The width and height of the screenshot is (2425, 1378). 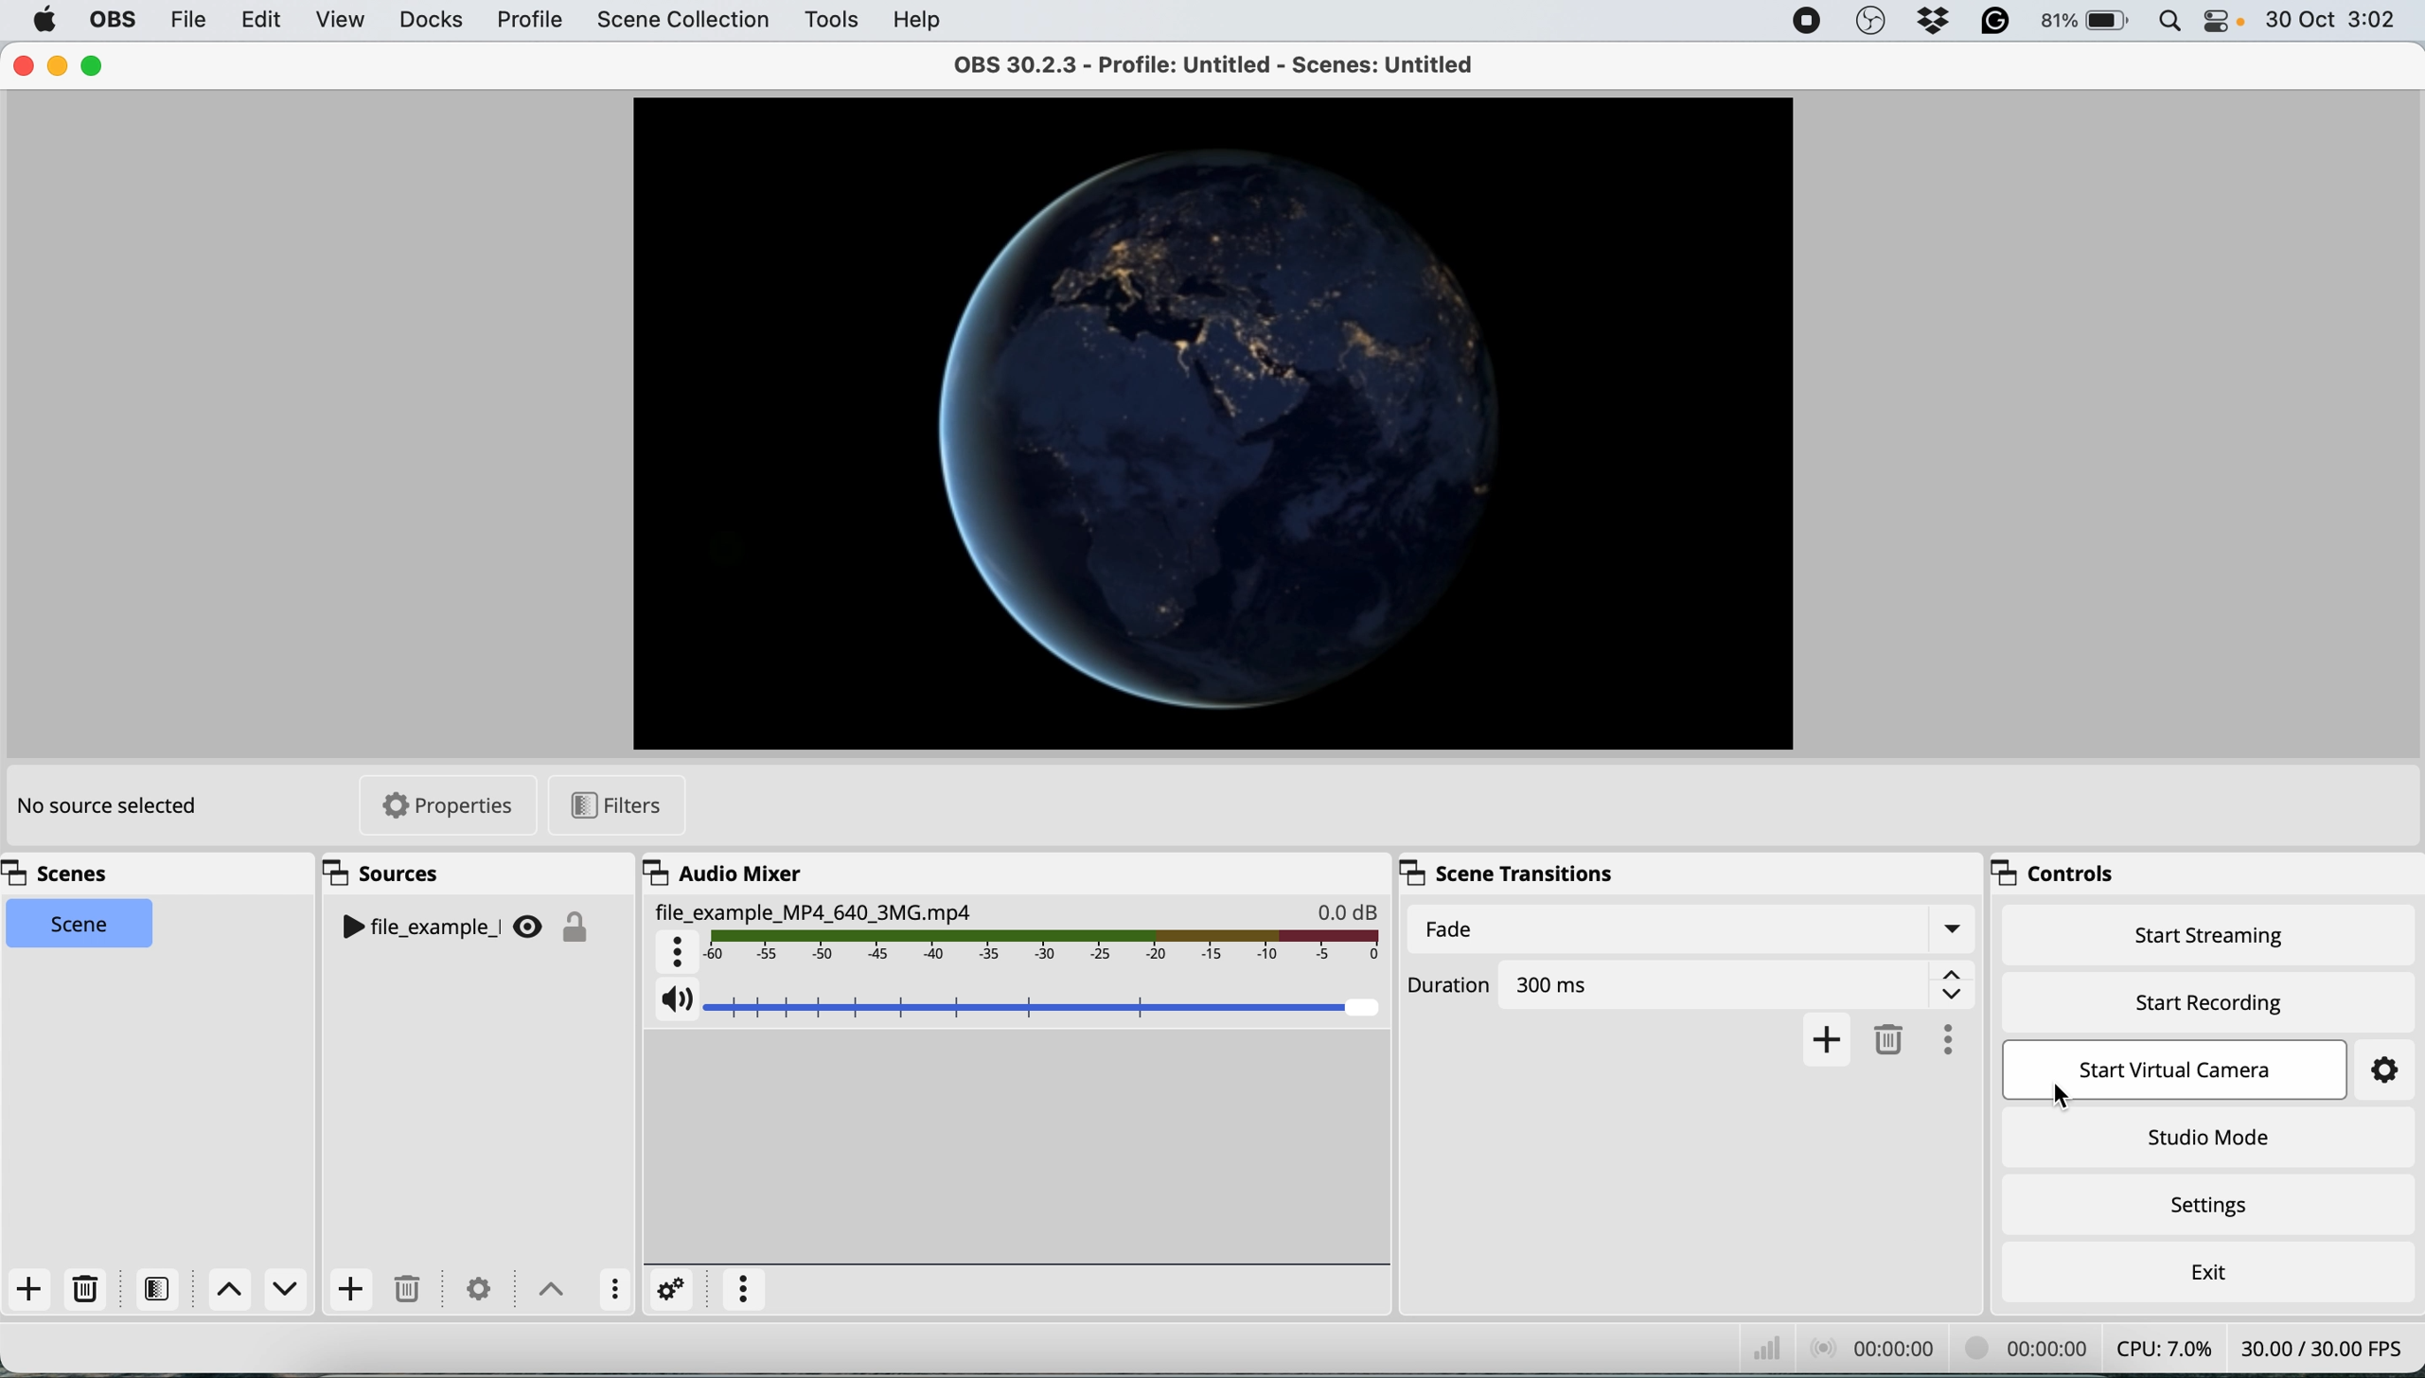 What do you see at coordinates (1688, 985) in the screenshot?
I see `duration` at bounding box center [1688, 985].